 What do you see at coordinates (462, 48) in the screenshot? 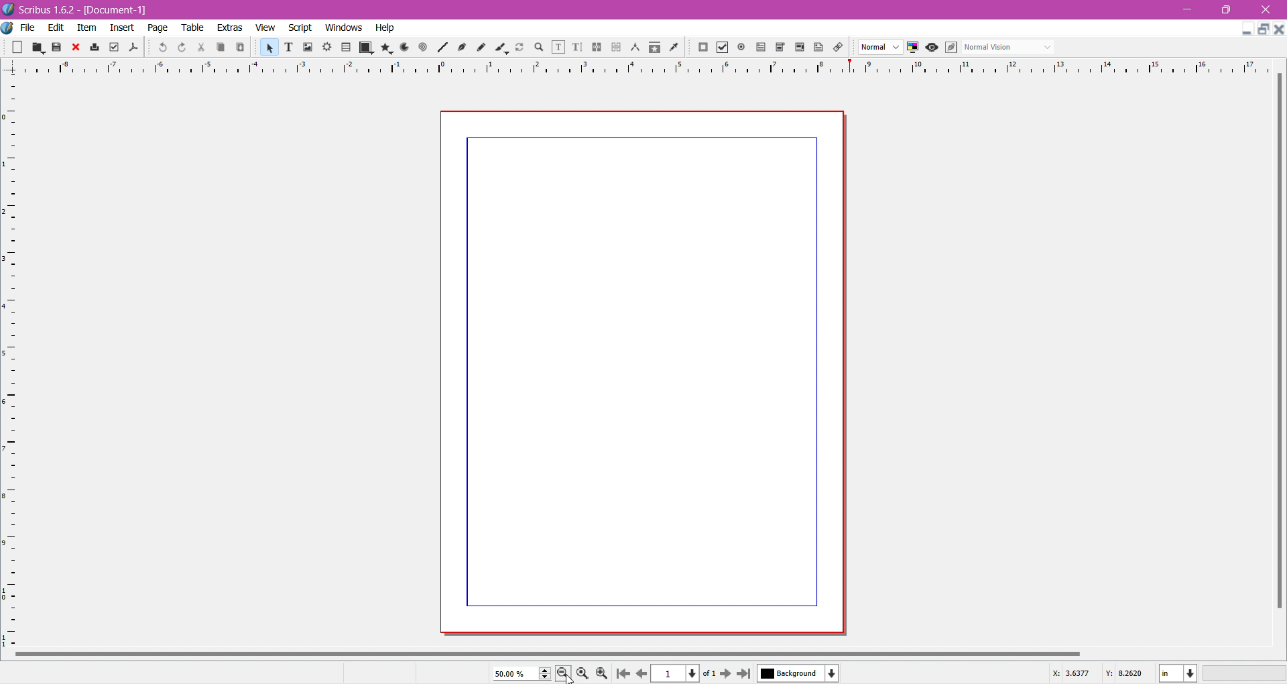
I see `Bezier Curve` at bounding box center [462, 48].